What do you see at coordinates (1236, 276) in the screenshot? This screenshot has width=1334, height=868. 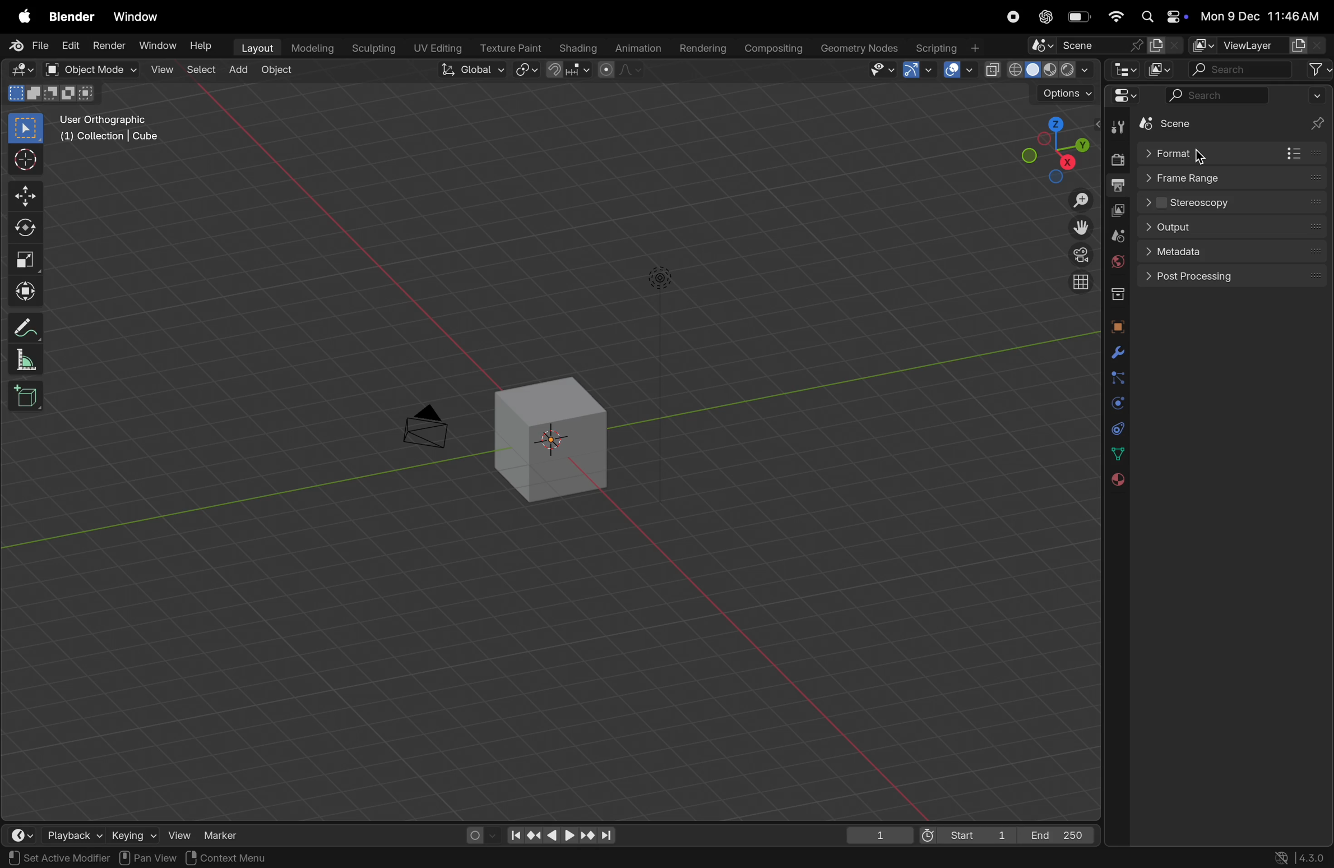 I see `post processing` at bounding box center [1236, 276].